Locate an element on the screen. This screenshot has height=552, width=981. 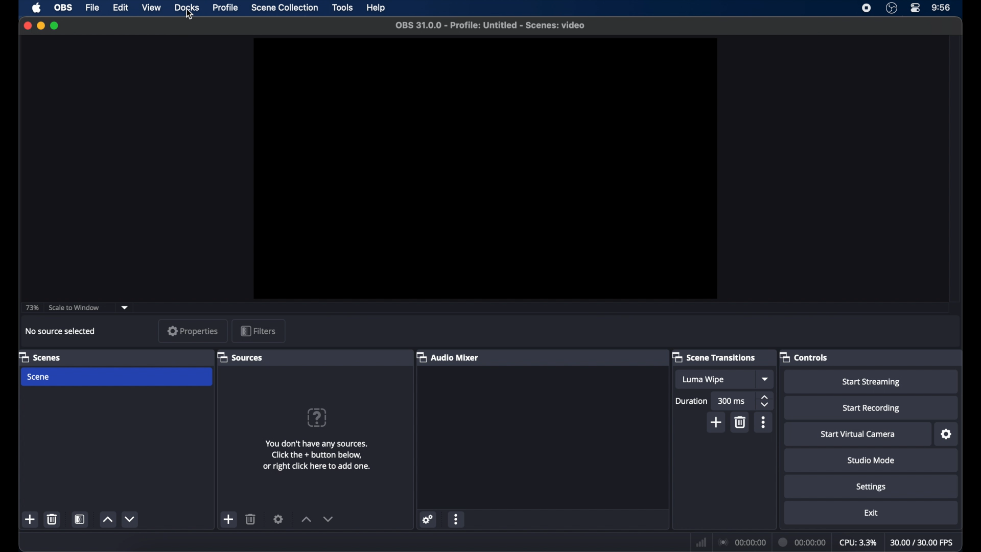
73% is located at coordinates (32, 307).